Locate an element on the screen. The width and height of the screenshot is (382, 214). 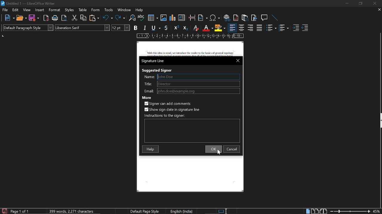
toggle ordered list is located at coordinates (284, 28).